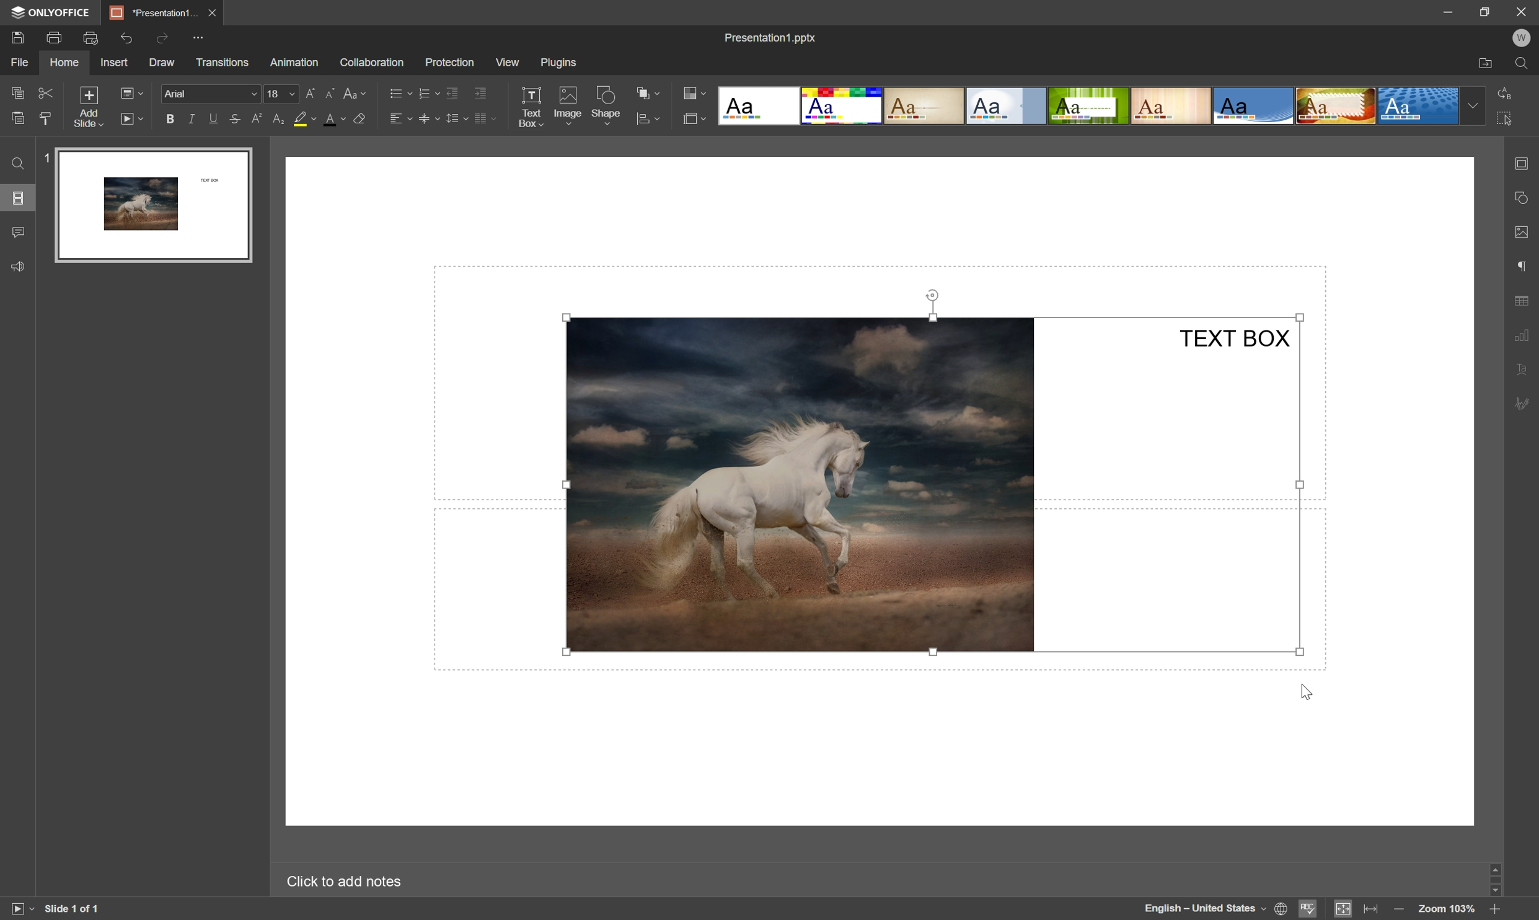  Describe the element at coordinates (213, 120) in the screenshot. I see `underline` at that location.